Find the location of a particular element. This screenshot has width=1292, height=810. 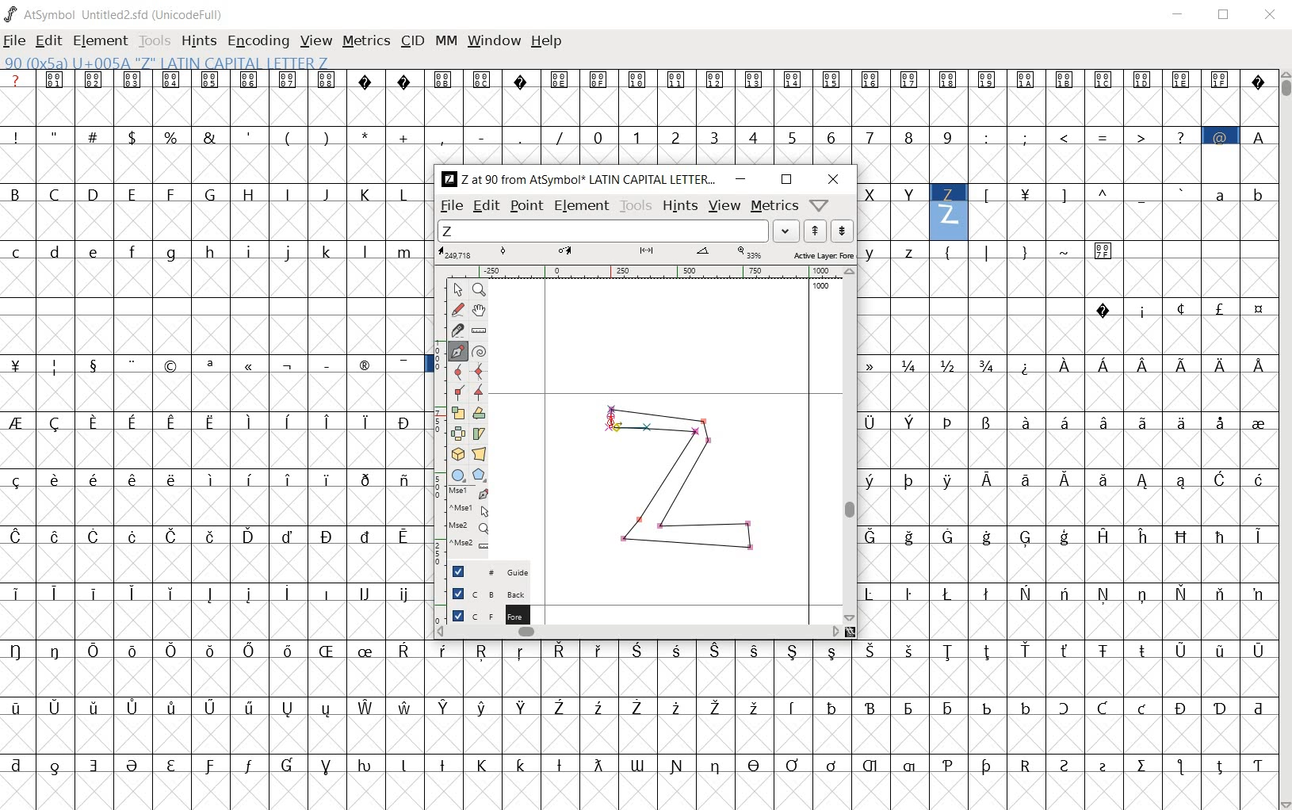

hints is located at coordinates (199, 42).